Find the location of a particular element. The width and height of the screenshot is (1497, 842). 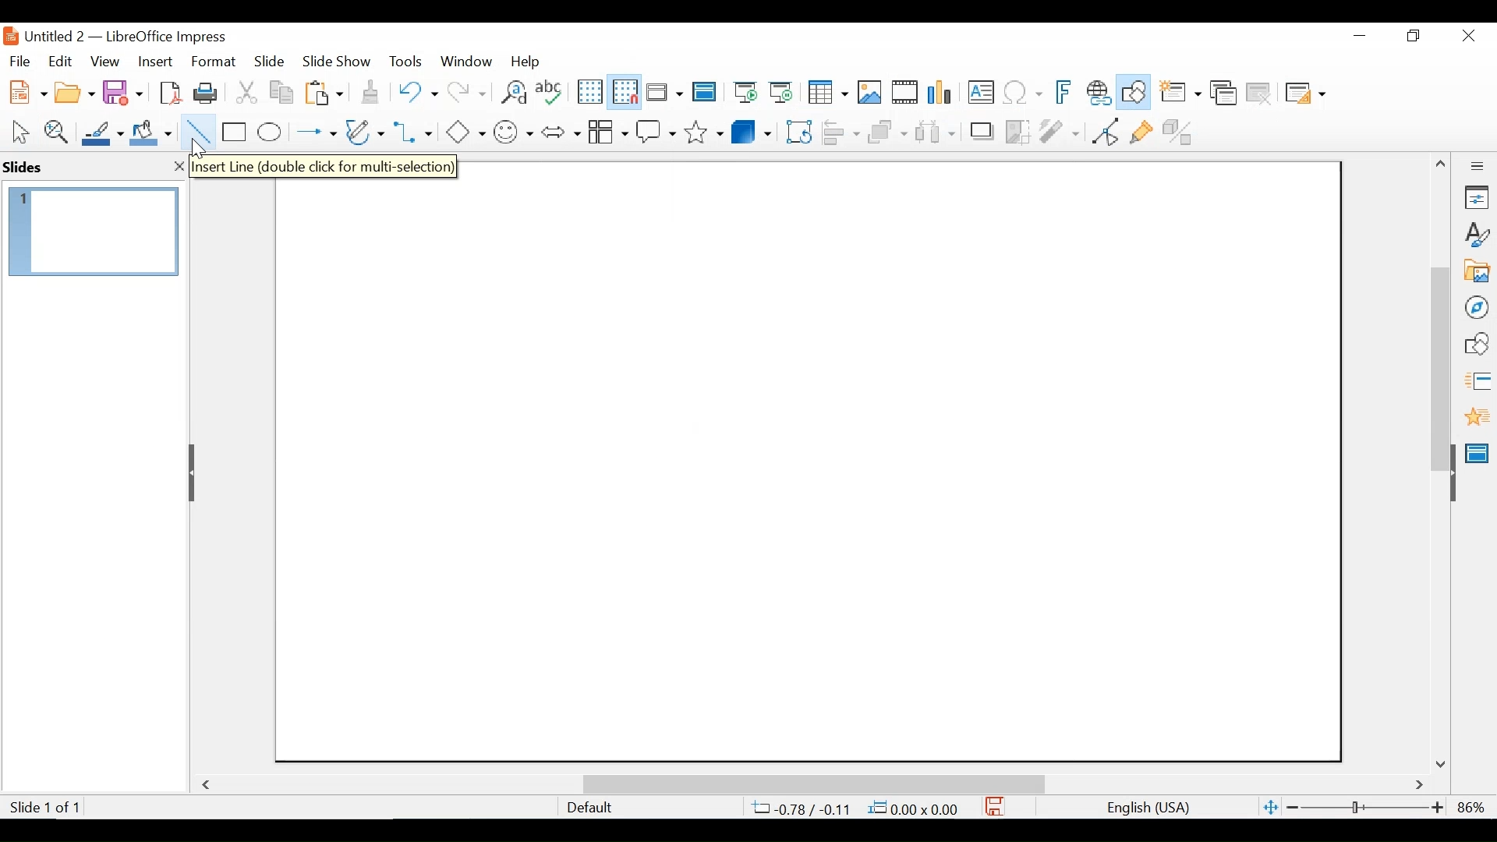

 is located at coordinates (607, 130).